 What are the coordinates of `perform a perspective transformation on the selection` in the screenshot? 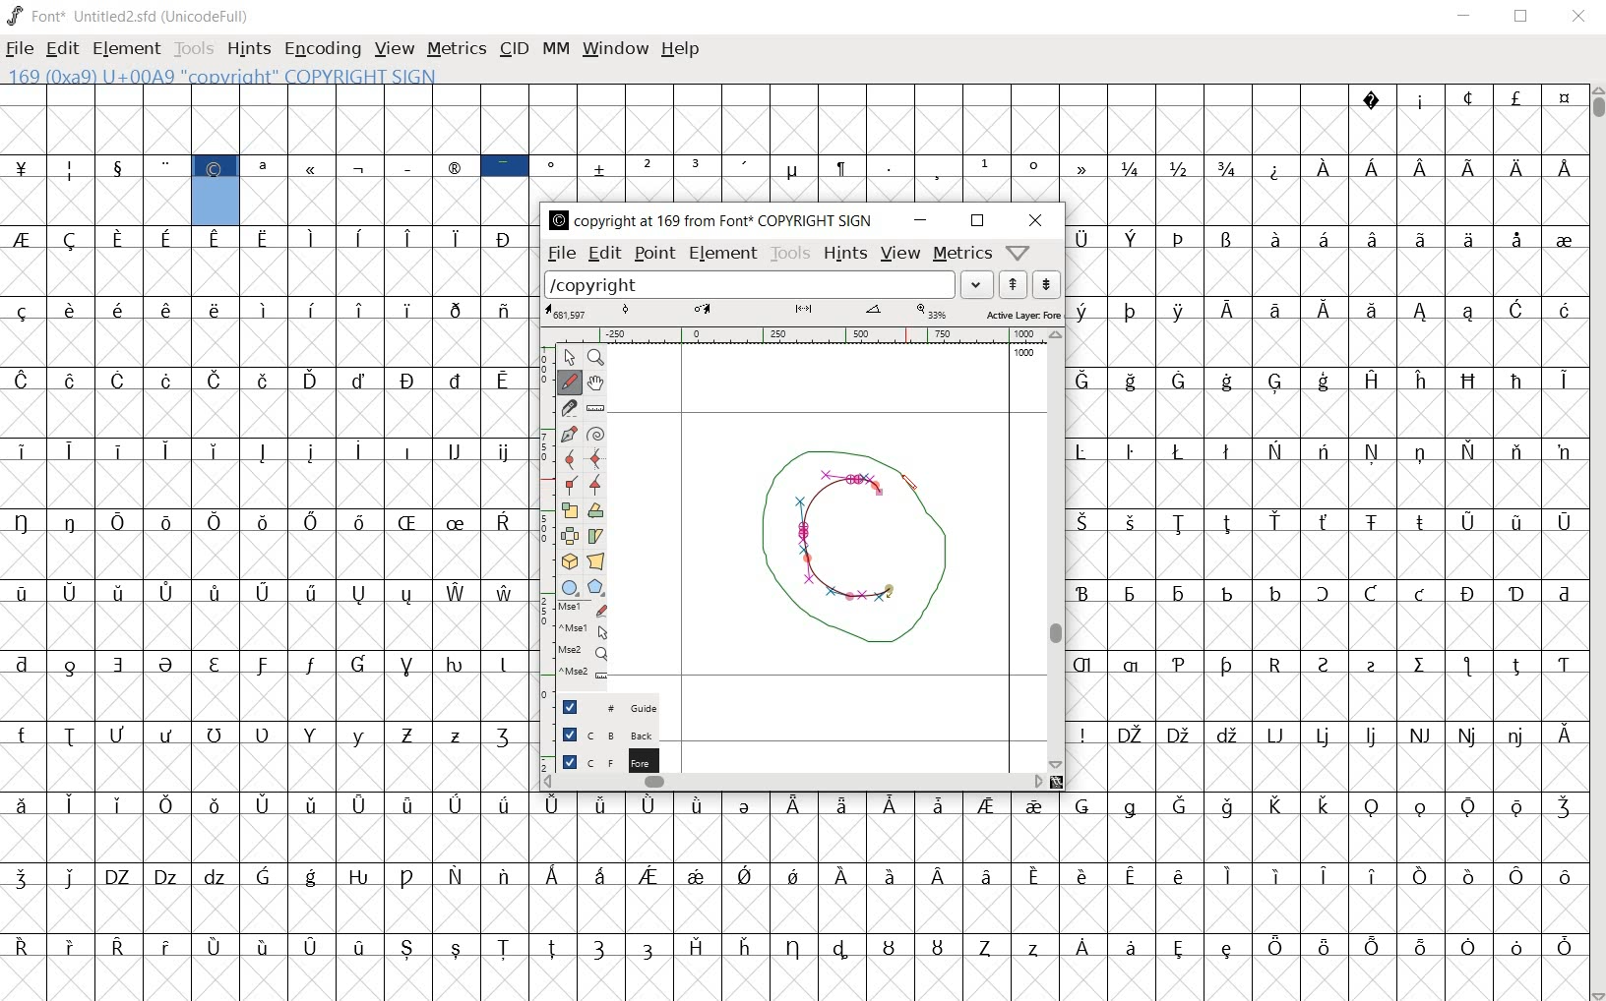 It's located at (596, 562).